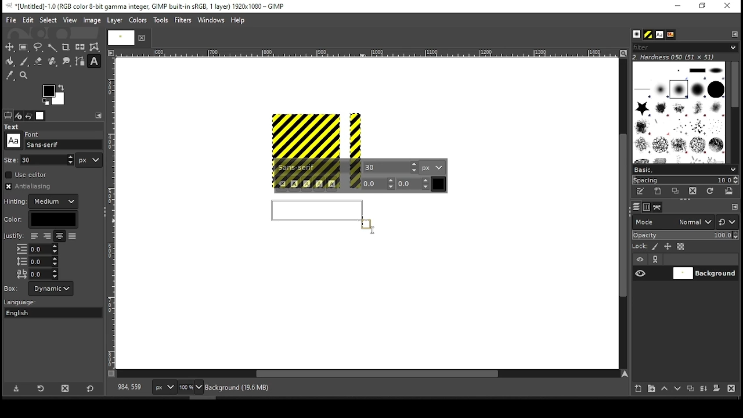  What do you see at coordinates (659, 207) in the screenshot?
I see `paths` at bounding box center [659, 207].